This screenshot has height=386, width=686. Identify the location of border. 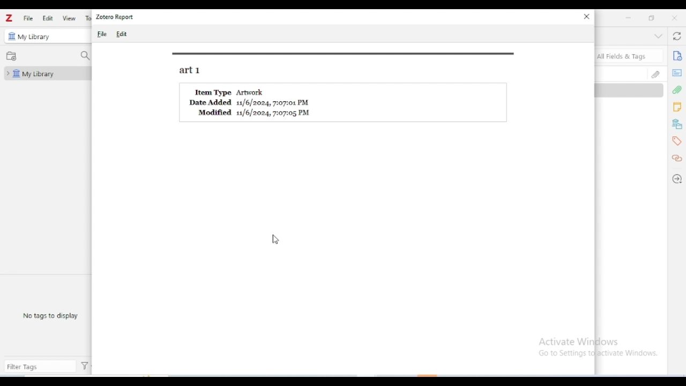
(345, 54).